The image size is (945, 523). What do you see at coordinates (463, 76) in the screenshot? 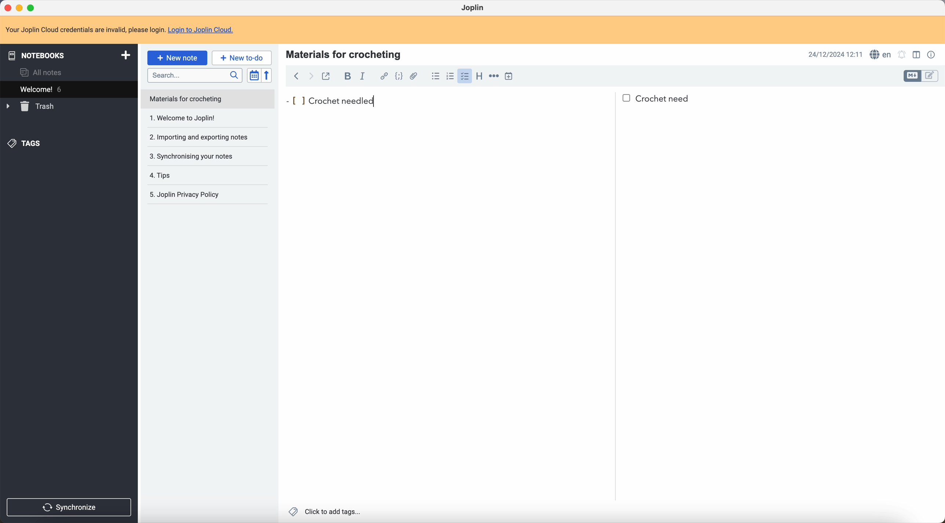
I see `click on checklist` at bounding box center [463, 76].